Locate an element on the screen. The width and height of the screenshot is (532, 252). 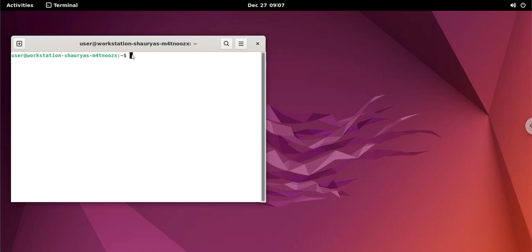
more options is located at coordinates (241, 43).